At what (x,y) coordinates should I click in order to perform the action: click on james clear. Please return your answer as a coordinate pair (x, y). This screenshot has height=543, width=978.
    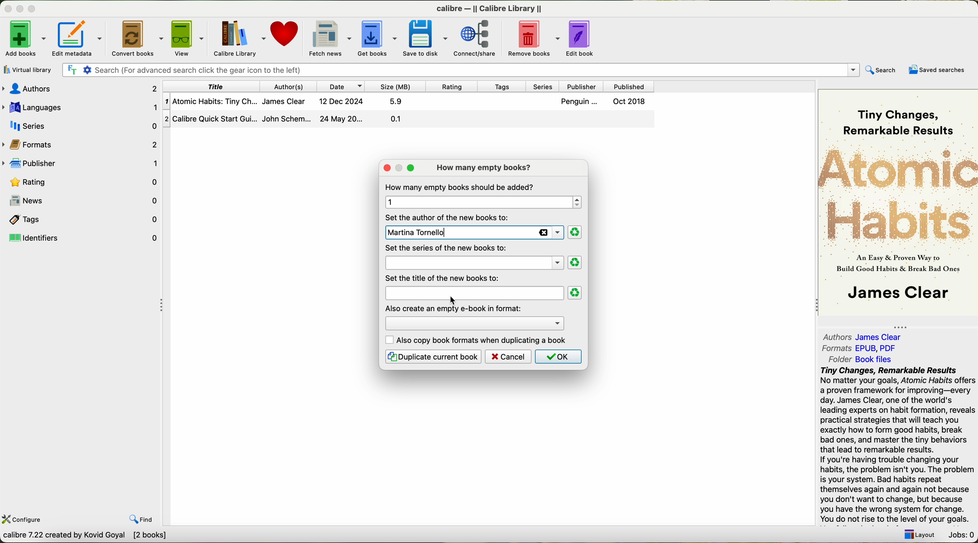
    Looking at the image, I should click on (474, 249).